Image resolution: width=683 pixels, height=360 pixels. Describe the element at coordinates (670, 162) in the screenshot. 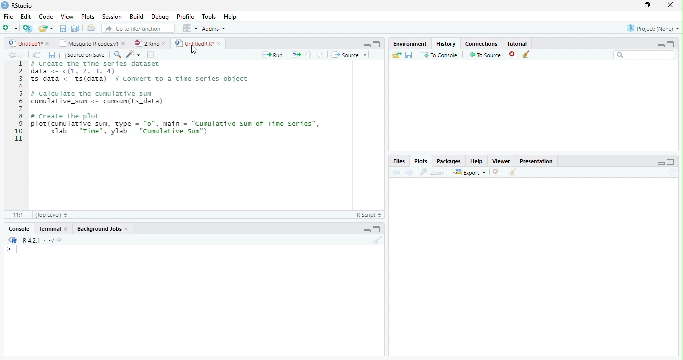

I see `Maximize` at that location.